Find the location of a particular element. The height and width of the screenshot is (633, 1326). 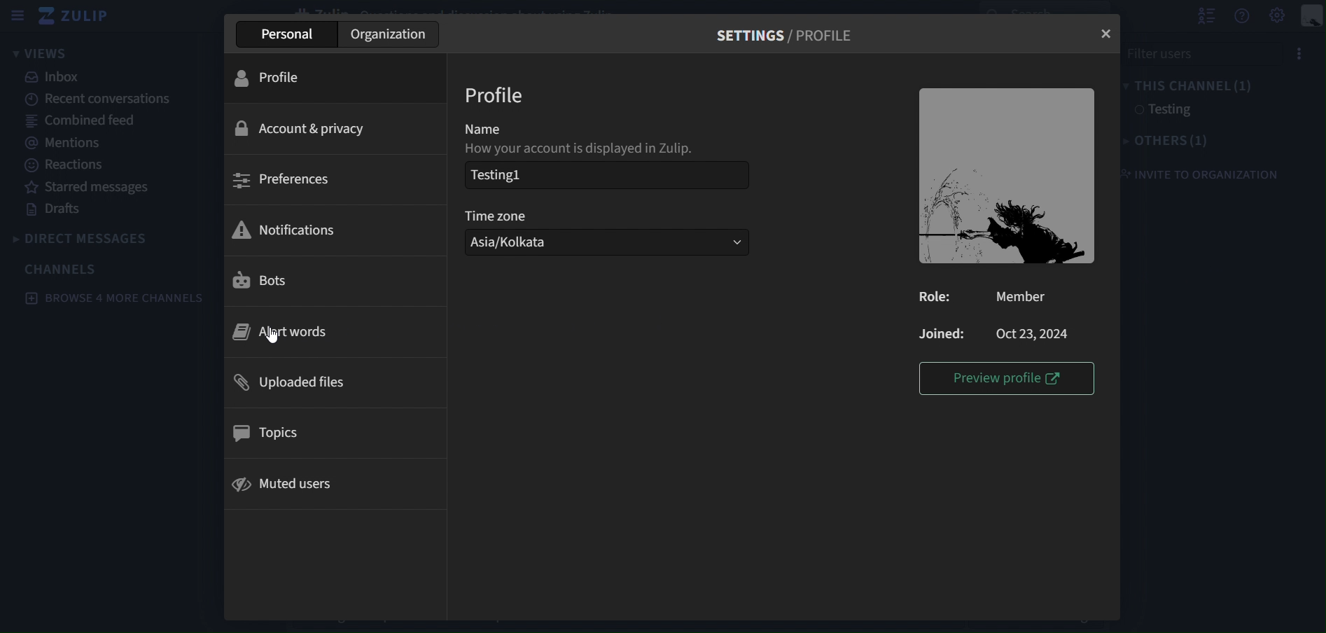

Cursor is located at coordinates (270, 335).